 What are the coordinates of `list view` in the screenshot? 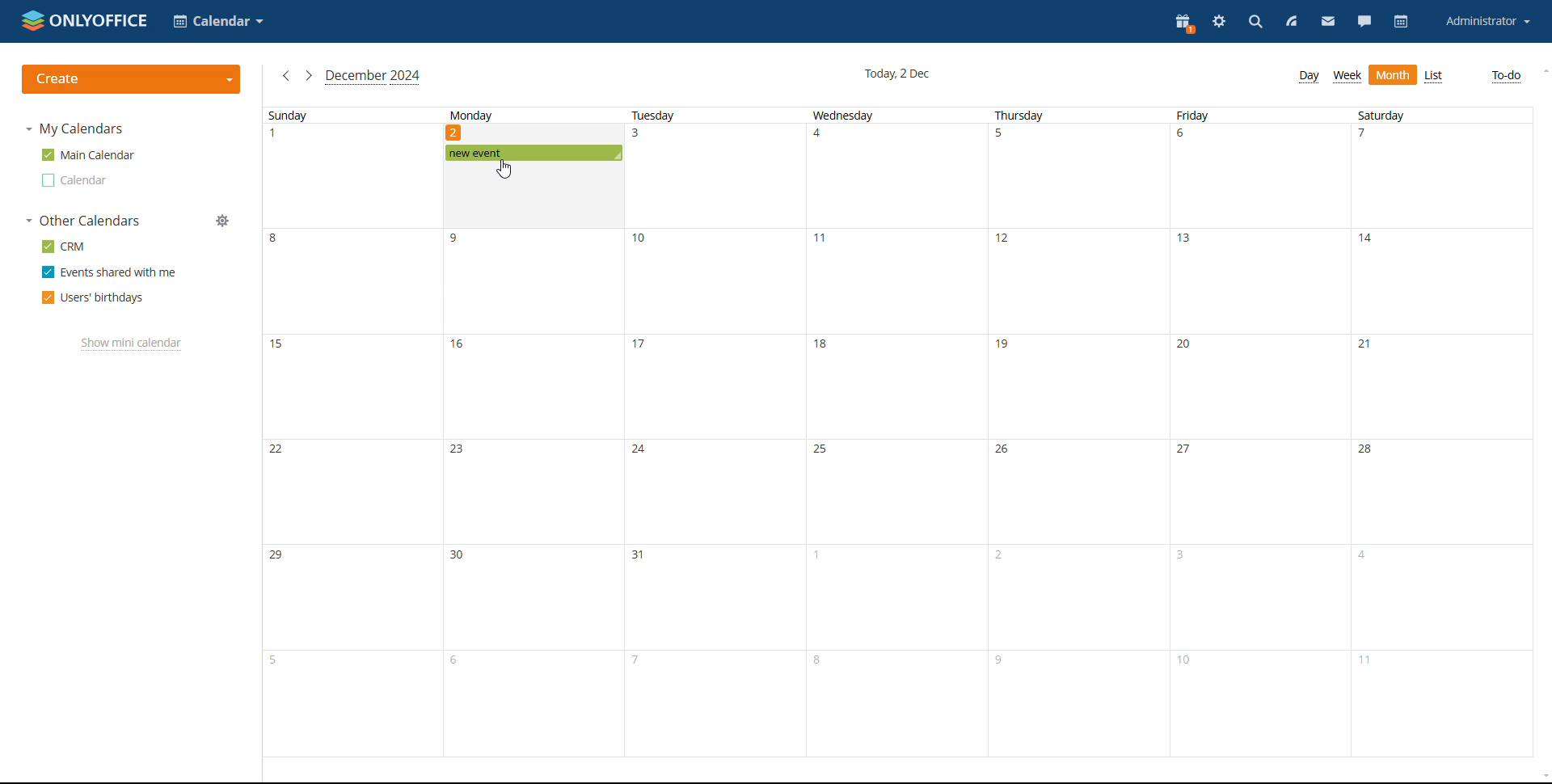 It's located at (1435, 76).